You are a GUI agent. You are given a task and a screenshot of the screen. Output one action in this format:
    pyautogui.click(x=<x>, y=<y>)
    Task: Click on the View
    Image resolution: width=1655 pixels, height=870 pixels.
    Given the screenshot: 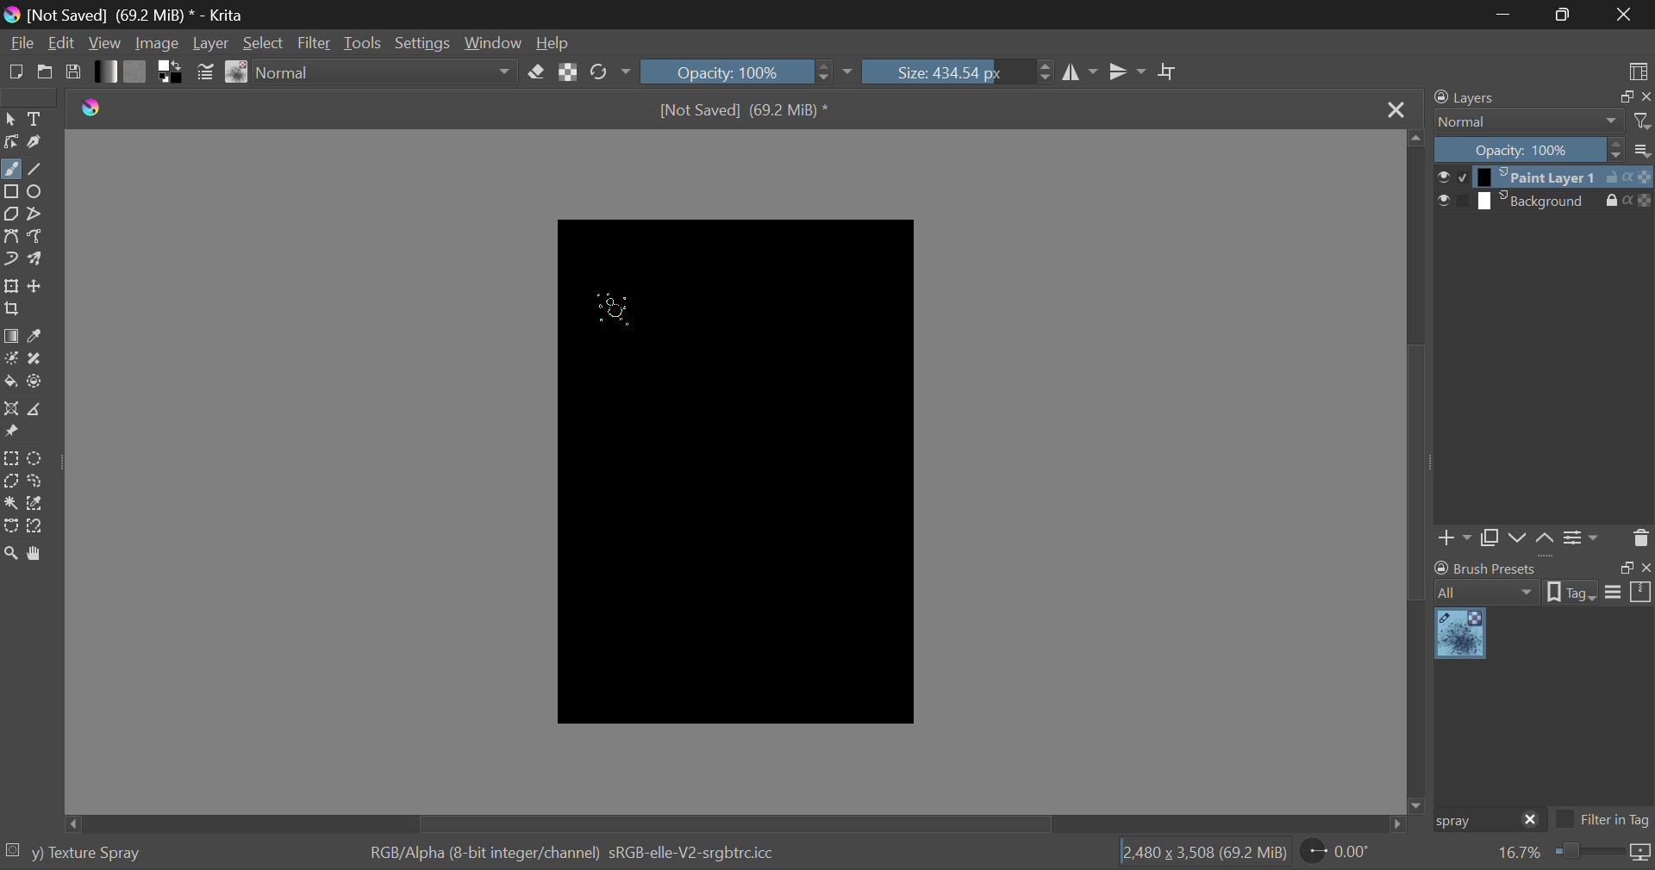 What is the action you would take?
    pyautogui.click(x=108, y=43)
    